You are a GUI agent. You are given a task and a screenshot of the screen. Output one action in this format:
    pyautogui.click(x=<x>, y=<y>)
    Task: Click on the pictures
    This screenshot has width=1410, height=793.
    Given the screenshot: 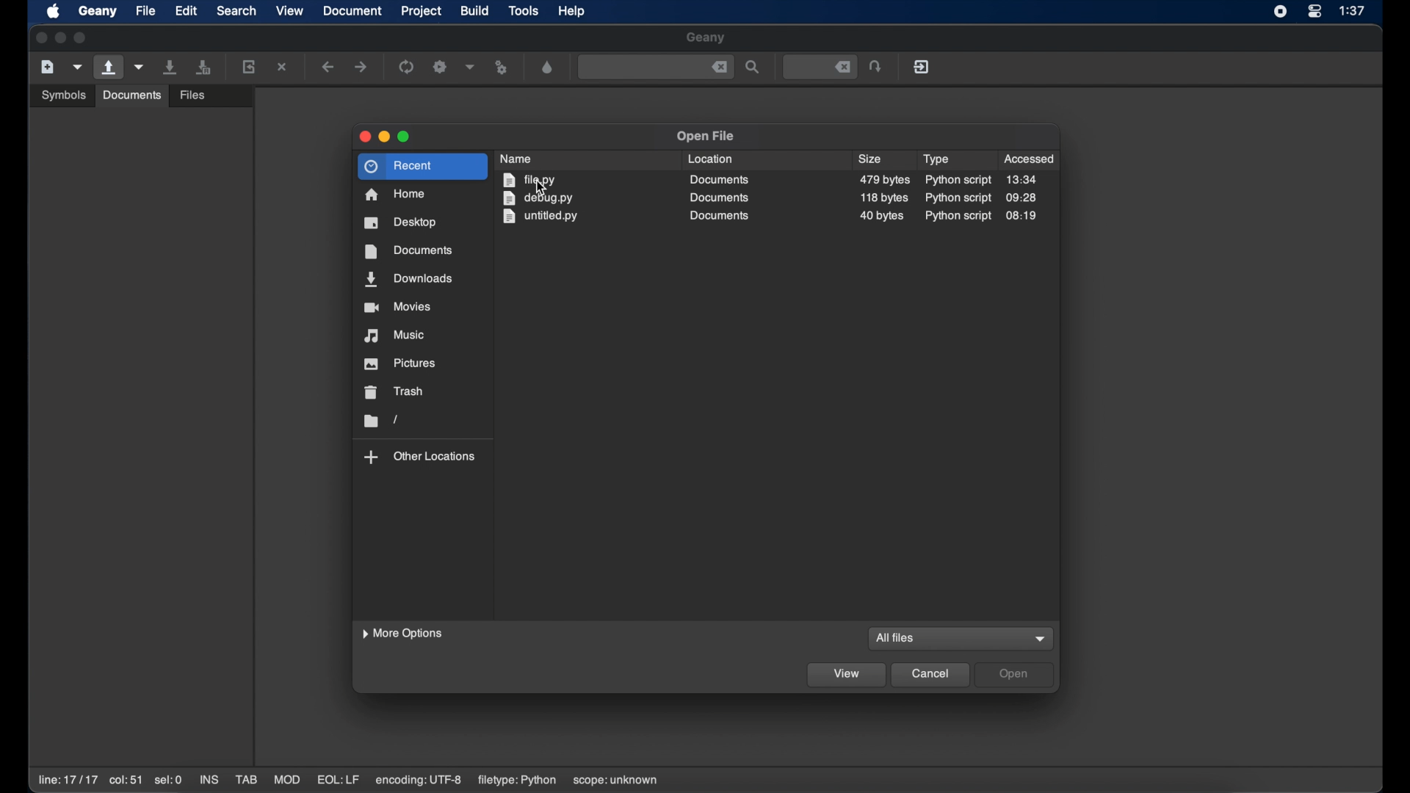 What is the action you would take?
    pyautogui.click(x=401, y=363)
    